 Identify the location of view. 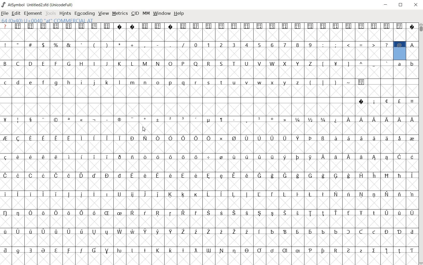
(103, 13).